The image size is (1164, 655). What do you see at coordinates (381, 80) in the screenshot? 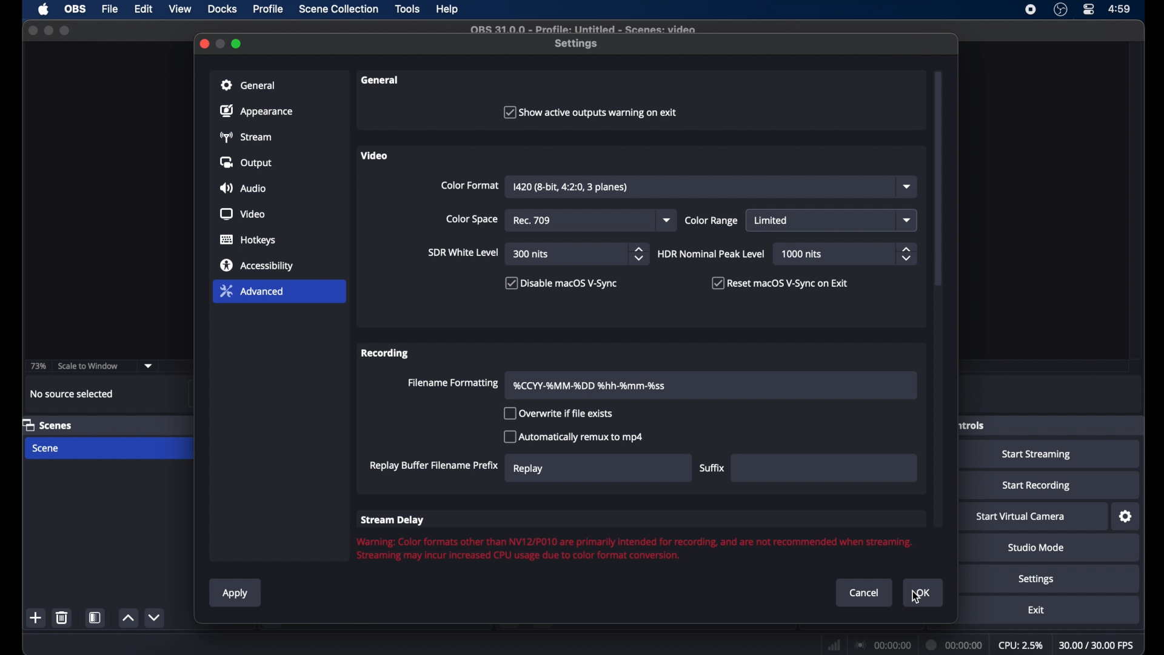
I see `general` at bounding box center [381, 80].